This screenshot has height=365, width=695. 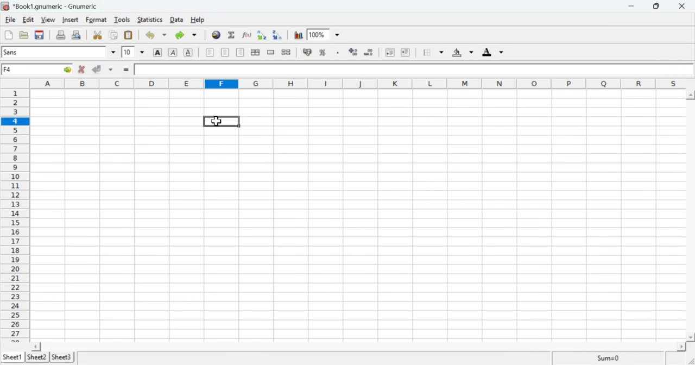 I want to click on Data, so click(x=175, y=20).